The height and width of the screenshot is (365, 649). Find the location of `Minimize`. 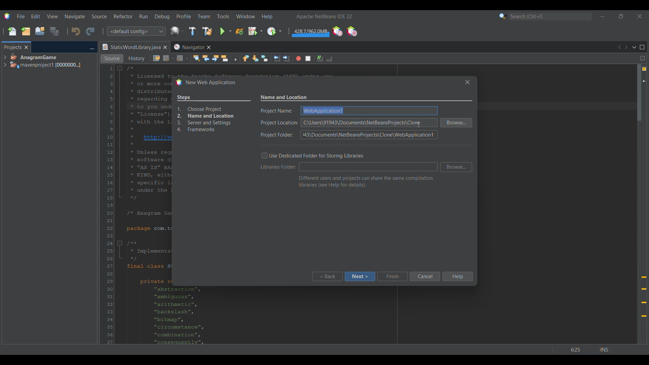

Minimize is located at coordinates (602, 16).